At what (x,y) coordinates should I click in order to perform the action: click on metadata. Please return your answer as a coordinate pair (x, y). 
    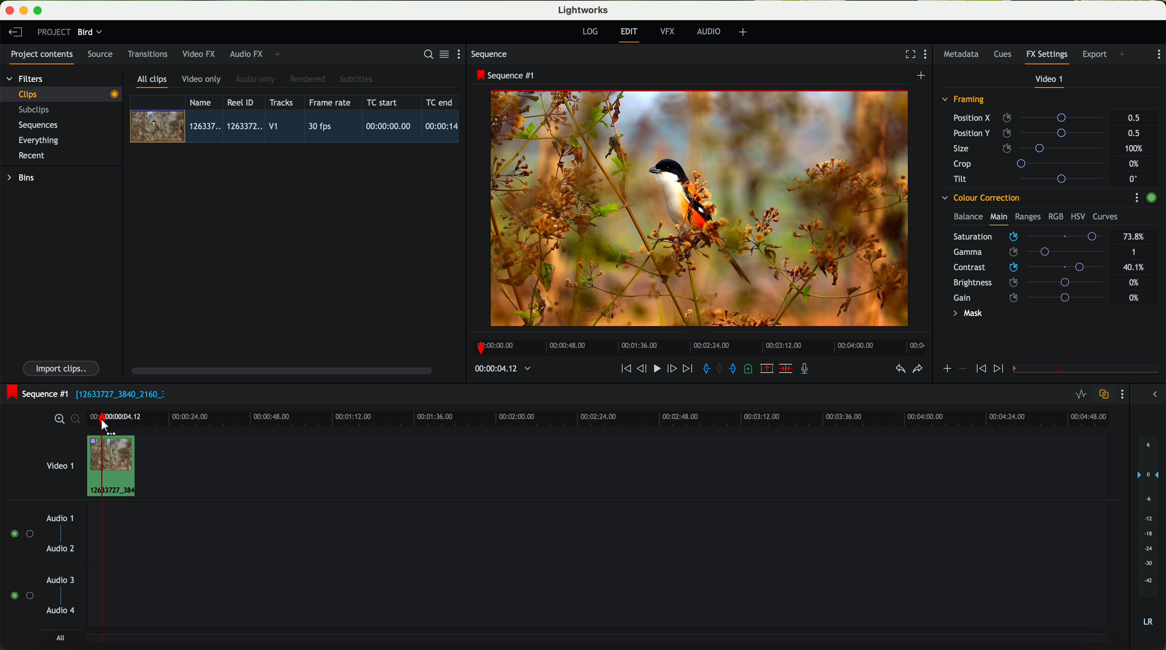
    Looking at the image, I should click on (963, 55).